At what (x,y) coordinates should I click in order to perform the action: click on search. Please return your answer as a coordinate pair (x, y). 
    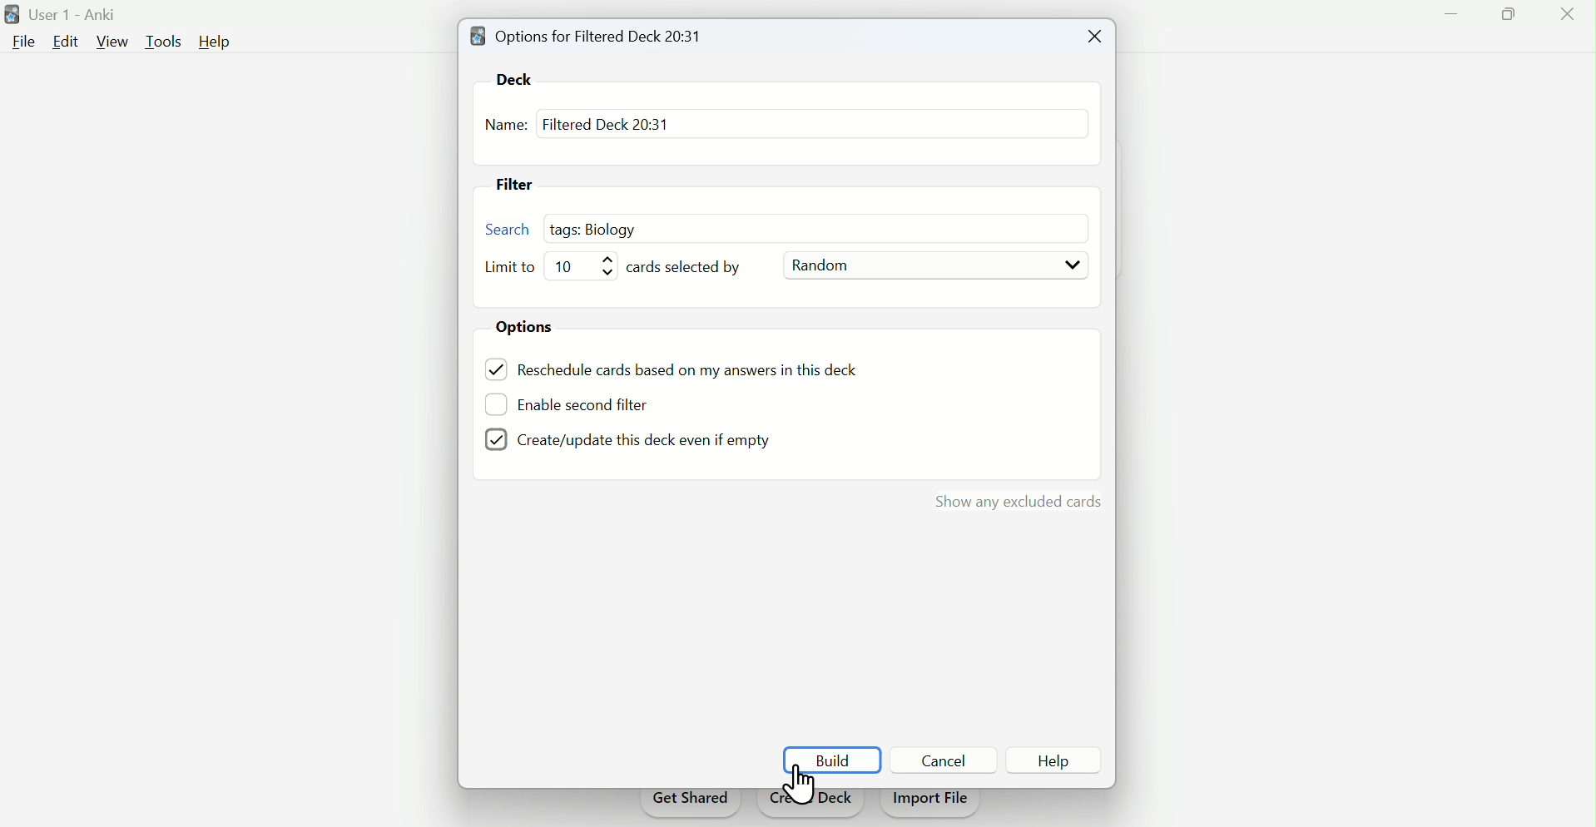
    Looking at the image, I should click on (503, 228).